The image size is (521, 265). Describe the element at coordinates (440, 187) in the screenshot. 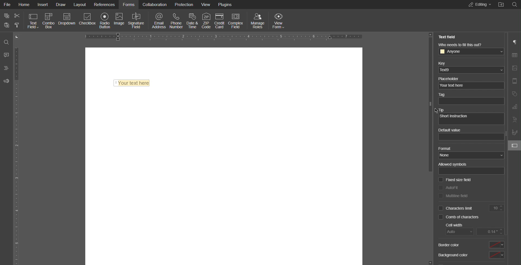

I see `checkbox` at that location.